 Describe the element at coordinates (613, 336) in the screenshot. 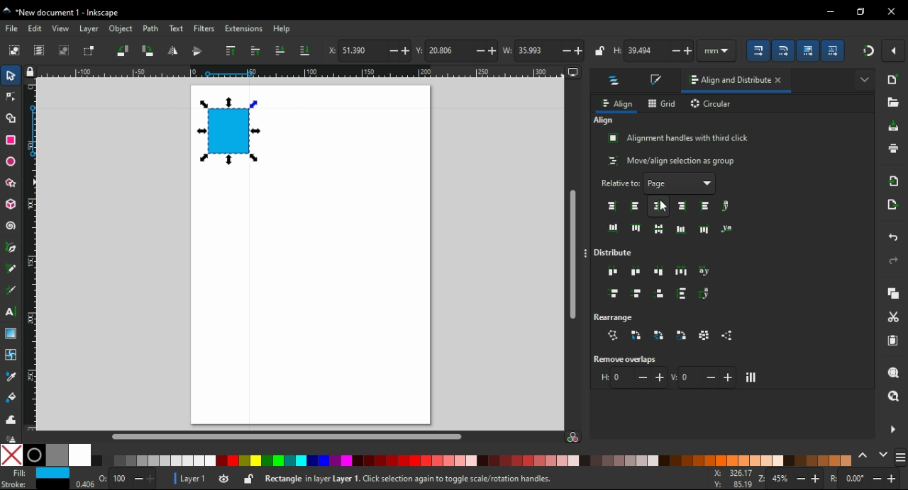

I see `nicely arrange selected connector network` at that location.